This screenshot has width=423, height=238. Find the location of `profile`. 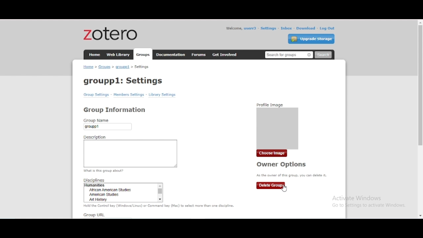

profile is located at coordinates (250, 28).